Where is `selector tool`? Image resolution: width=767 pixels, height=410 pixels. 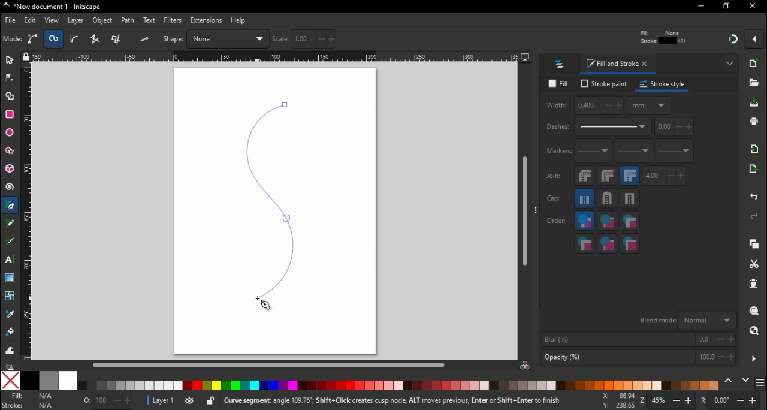
selector tool is located at coordinates (10, 62).